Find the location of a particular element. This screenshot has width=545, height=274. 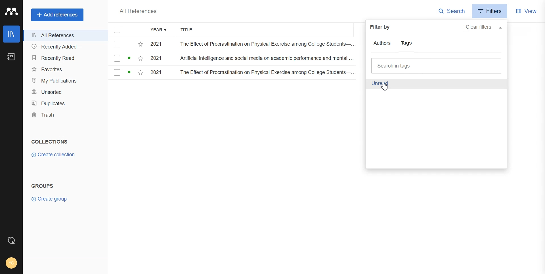

Year is located at coordinates (159, 30).